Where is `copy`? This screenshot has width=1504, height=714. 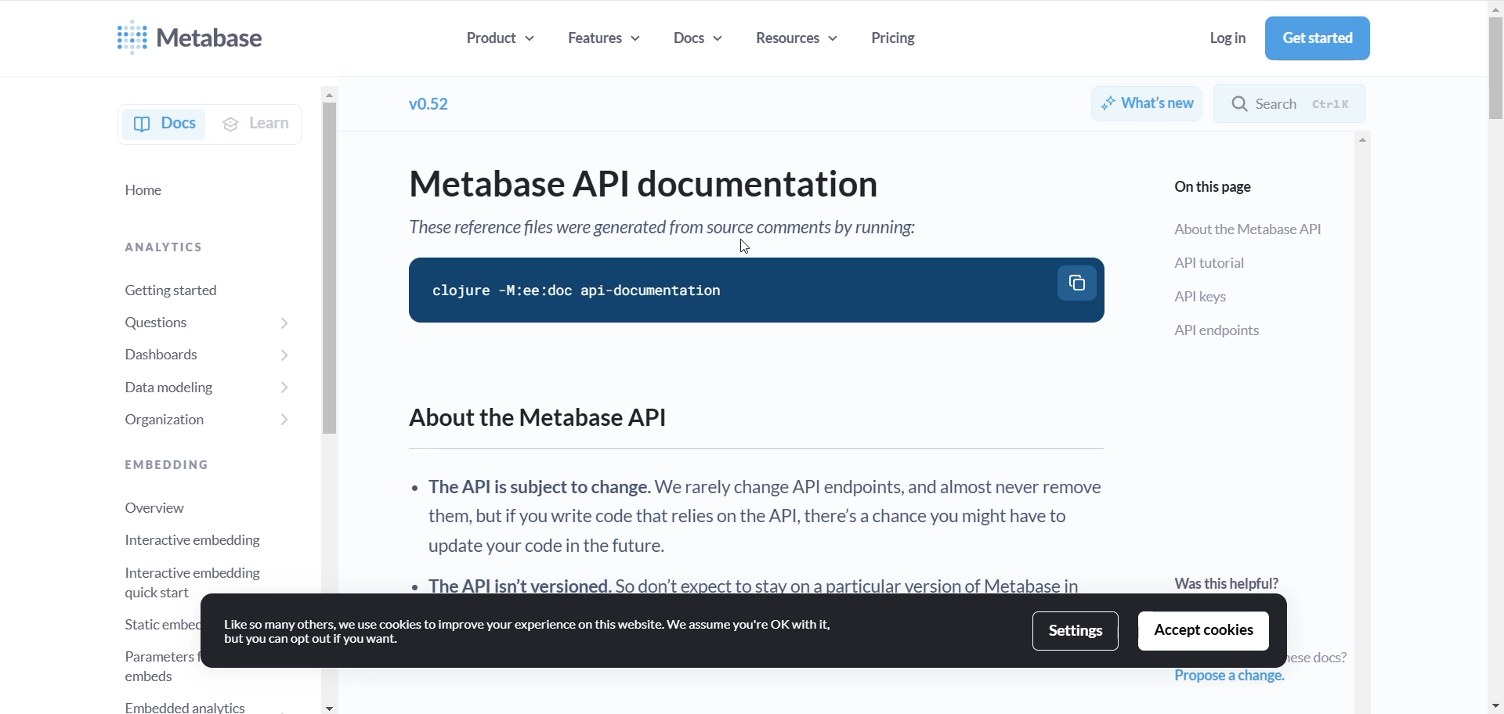 copy is located at coordinates (1079, 280).